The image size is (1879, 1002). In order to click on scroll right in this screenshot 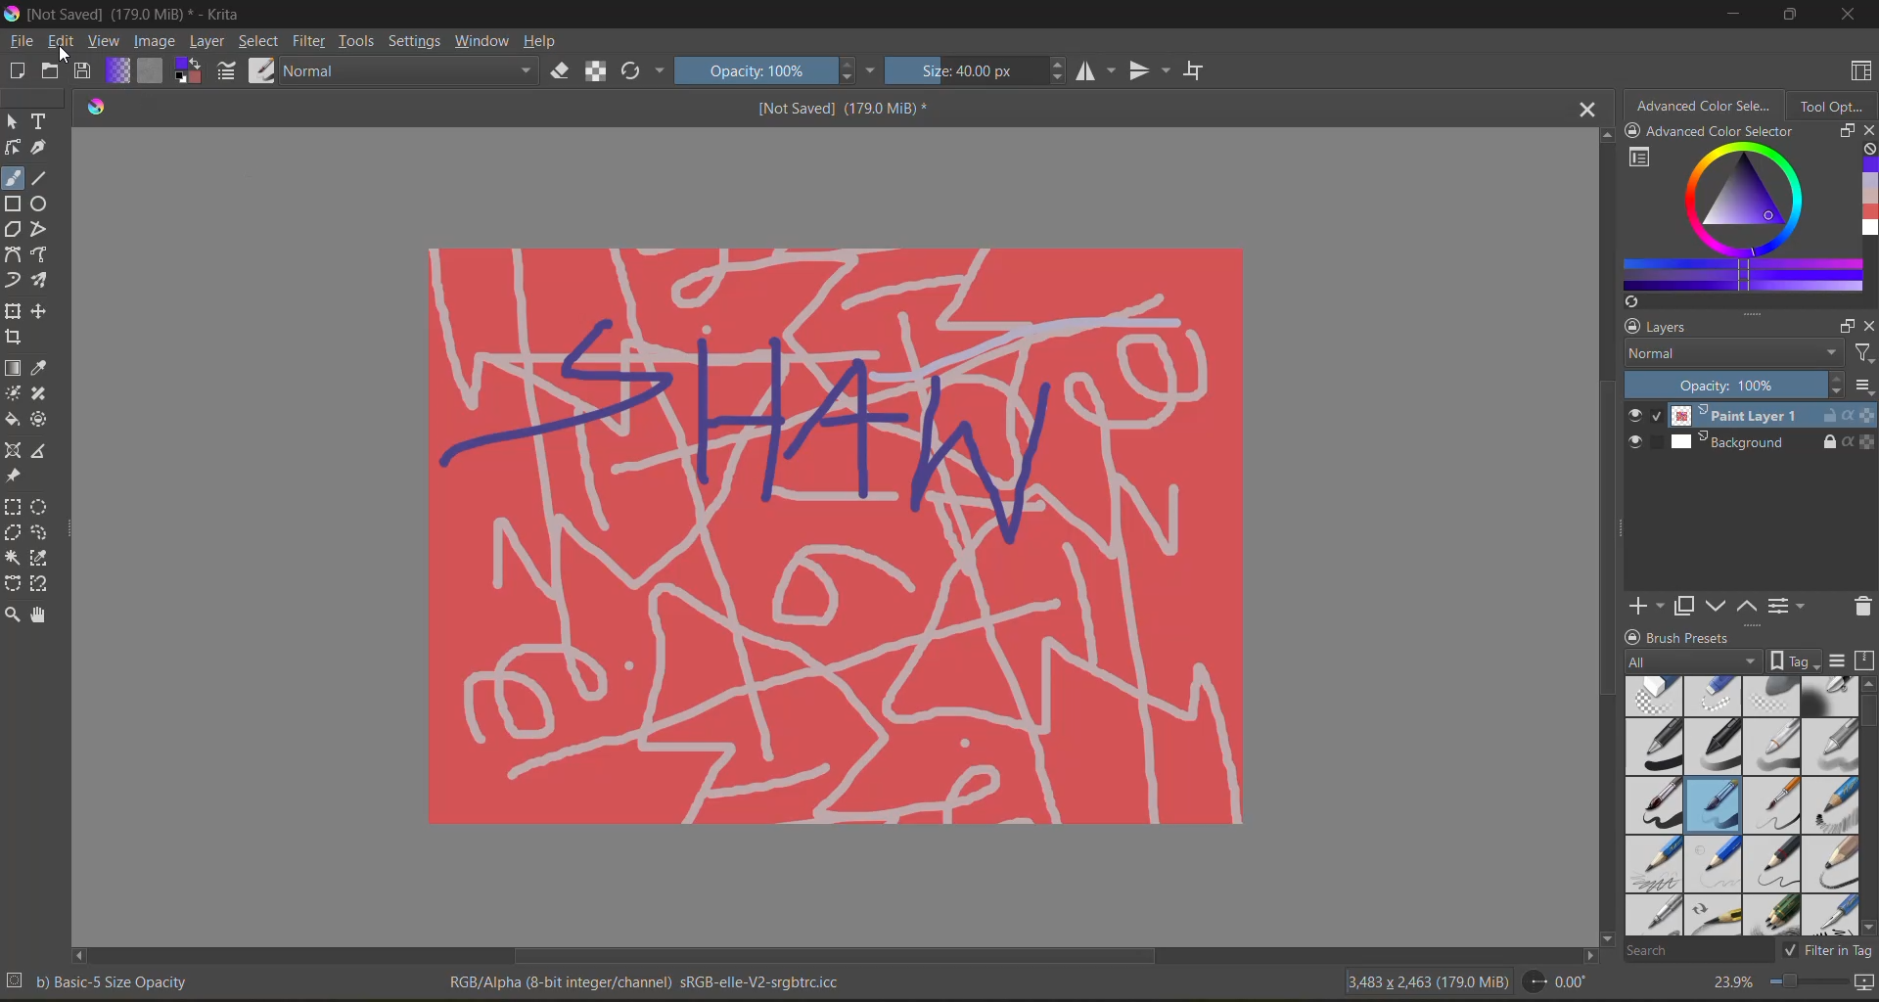, I will do `click(1584, 950)`.